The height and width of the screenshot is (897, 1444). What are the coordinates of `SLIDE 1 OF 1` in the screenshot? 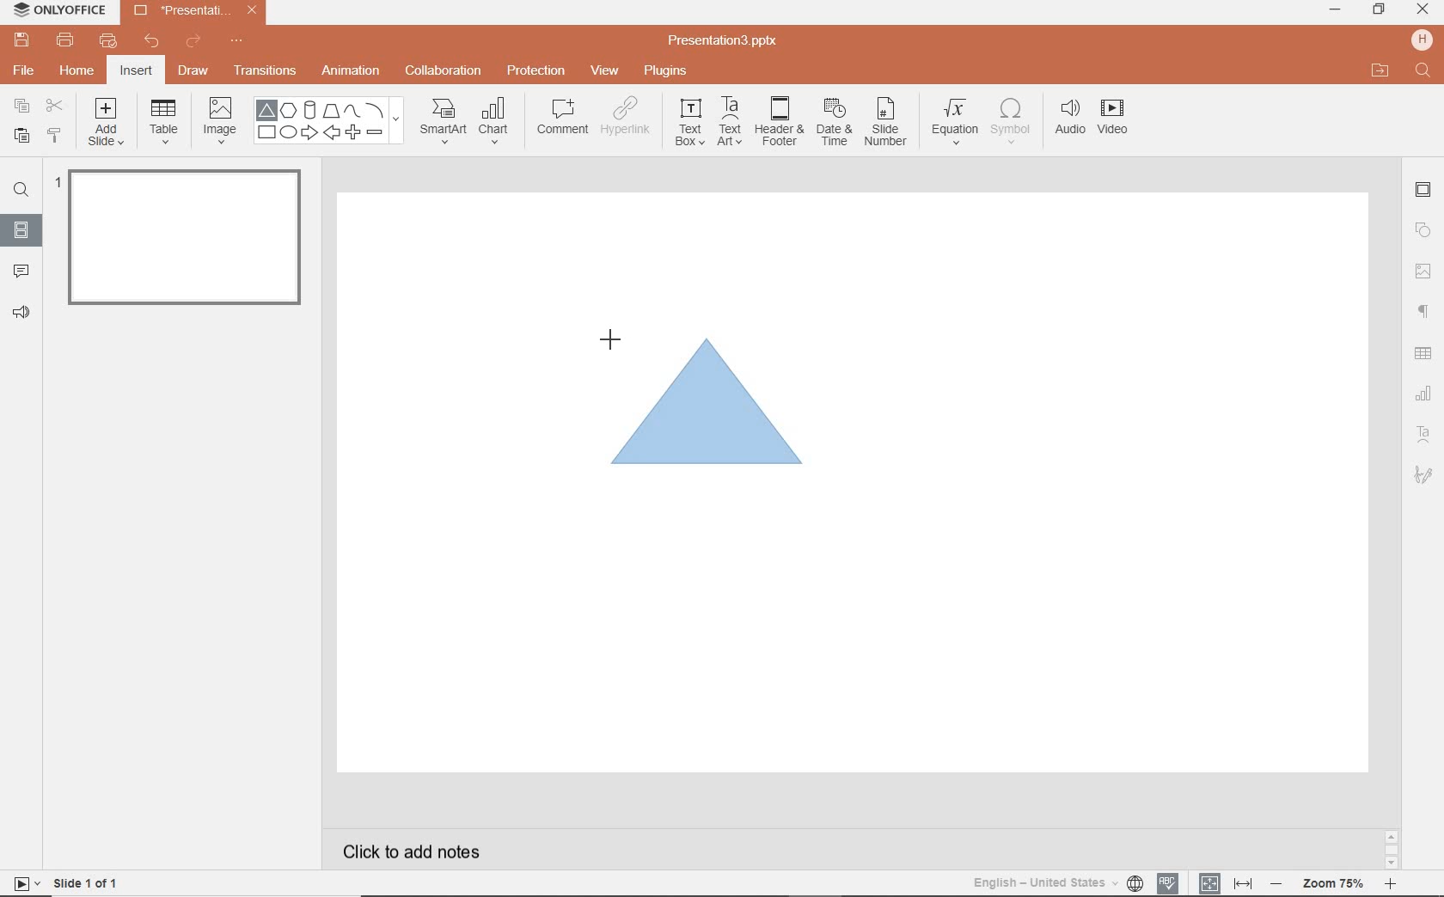 It's located at (89, 882).